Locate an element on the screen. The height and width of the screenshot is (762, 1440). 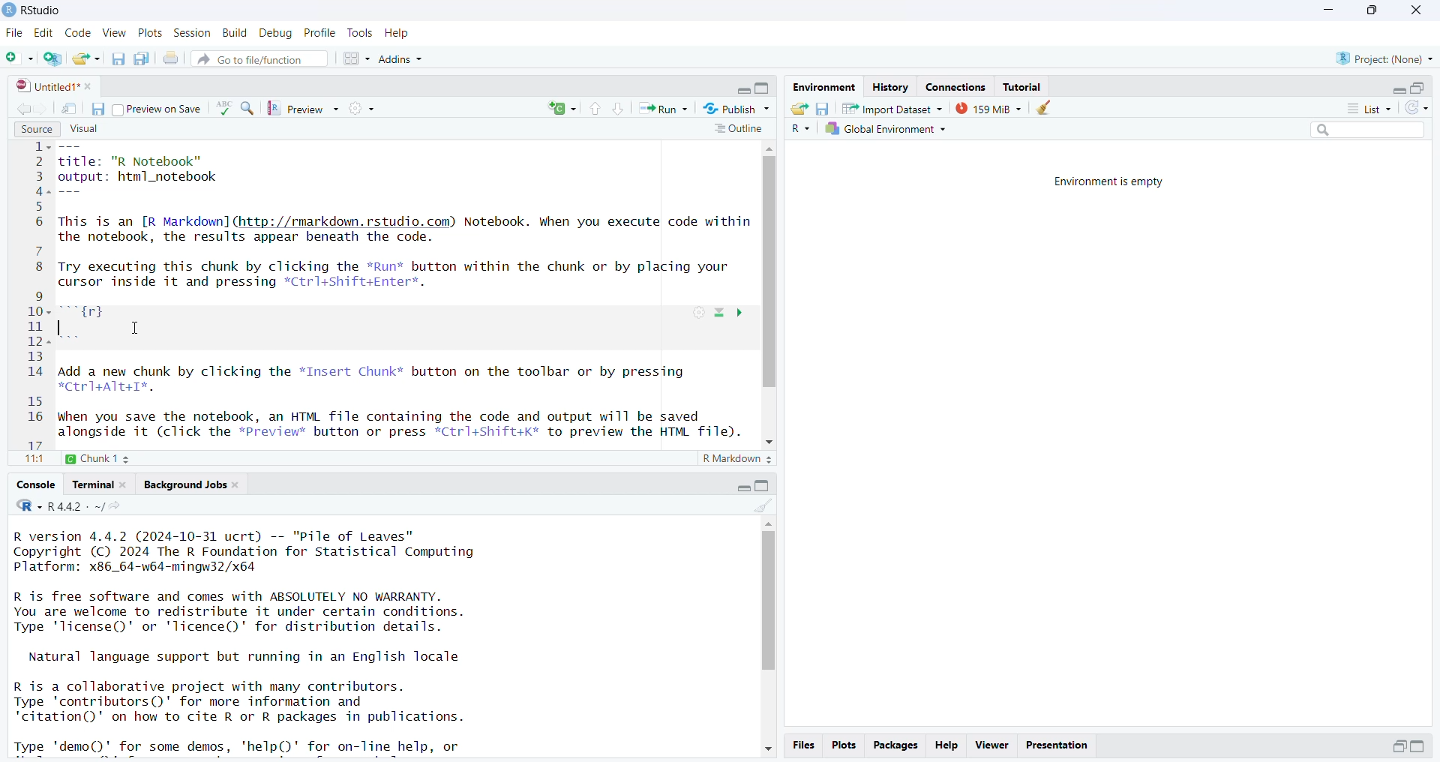
help is located at coordinates (948, 744).